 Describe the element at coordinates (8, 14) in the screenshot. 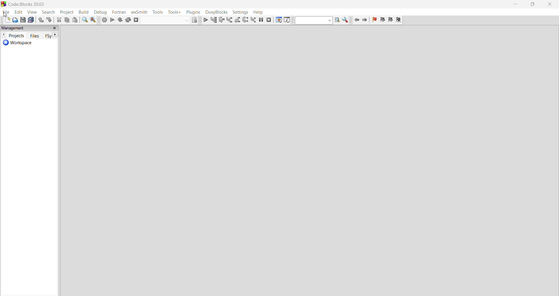

I see `cursor` at that location.